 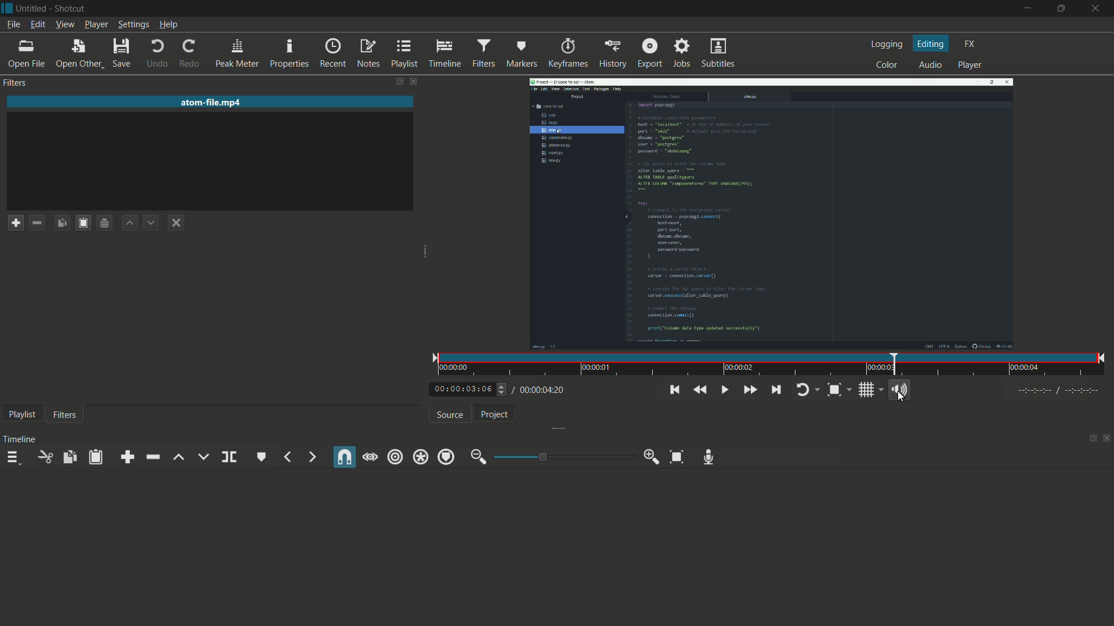 I want to click on lift, so click(x=176, y=458).